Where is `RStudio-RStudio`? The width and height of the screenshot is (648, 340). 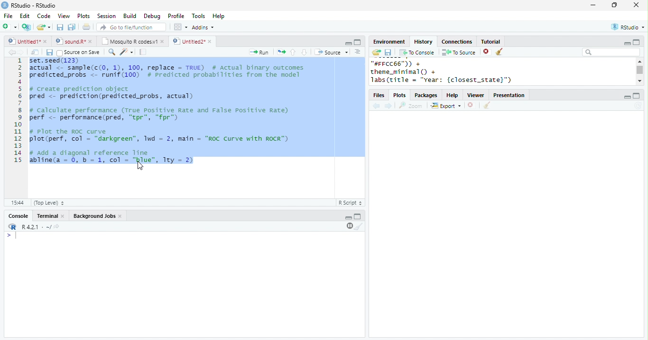 RStudio-RStudio is located at coordinates (36, 6).